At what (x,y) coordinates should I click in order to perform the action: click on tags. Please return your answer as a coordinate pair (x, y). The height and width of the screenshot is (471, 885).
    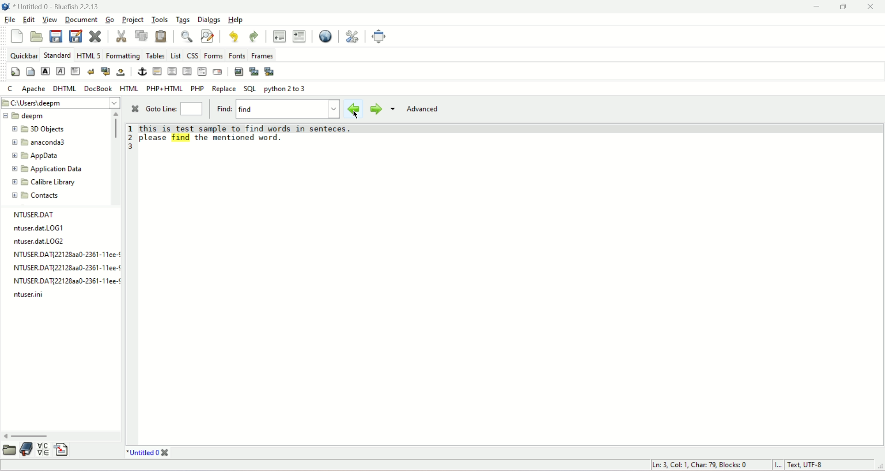
    Looking at the image, I should click on (183, 20).